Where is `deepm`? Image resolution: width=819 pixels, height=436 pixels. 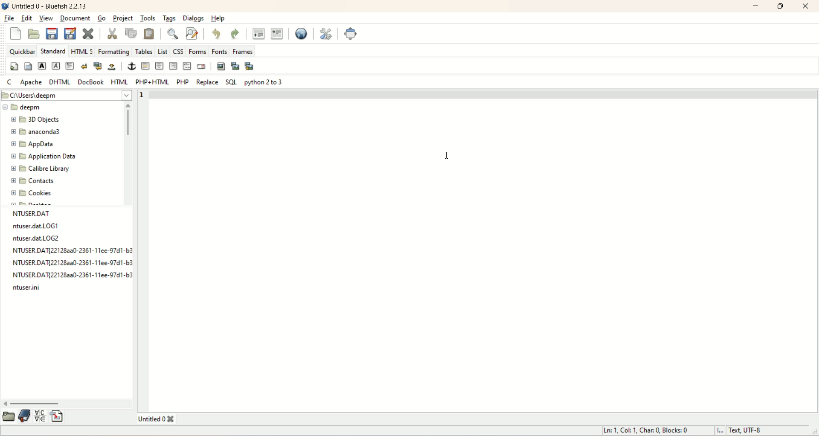 deepm is located at coordinates (24, 108).